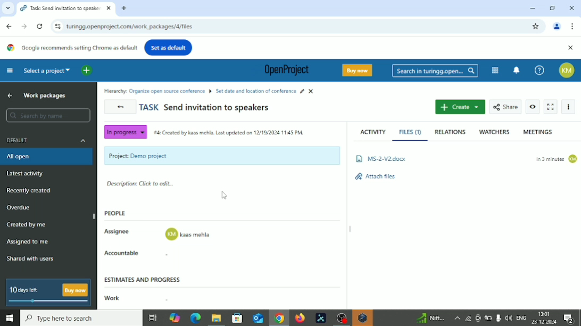  Describe the element at coordinates (95, 216) in the screenshot. I see `hide sidebar` at that location.